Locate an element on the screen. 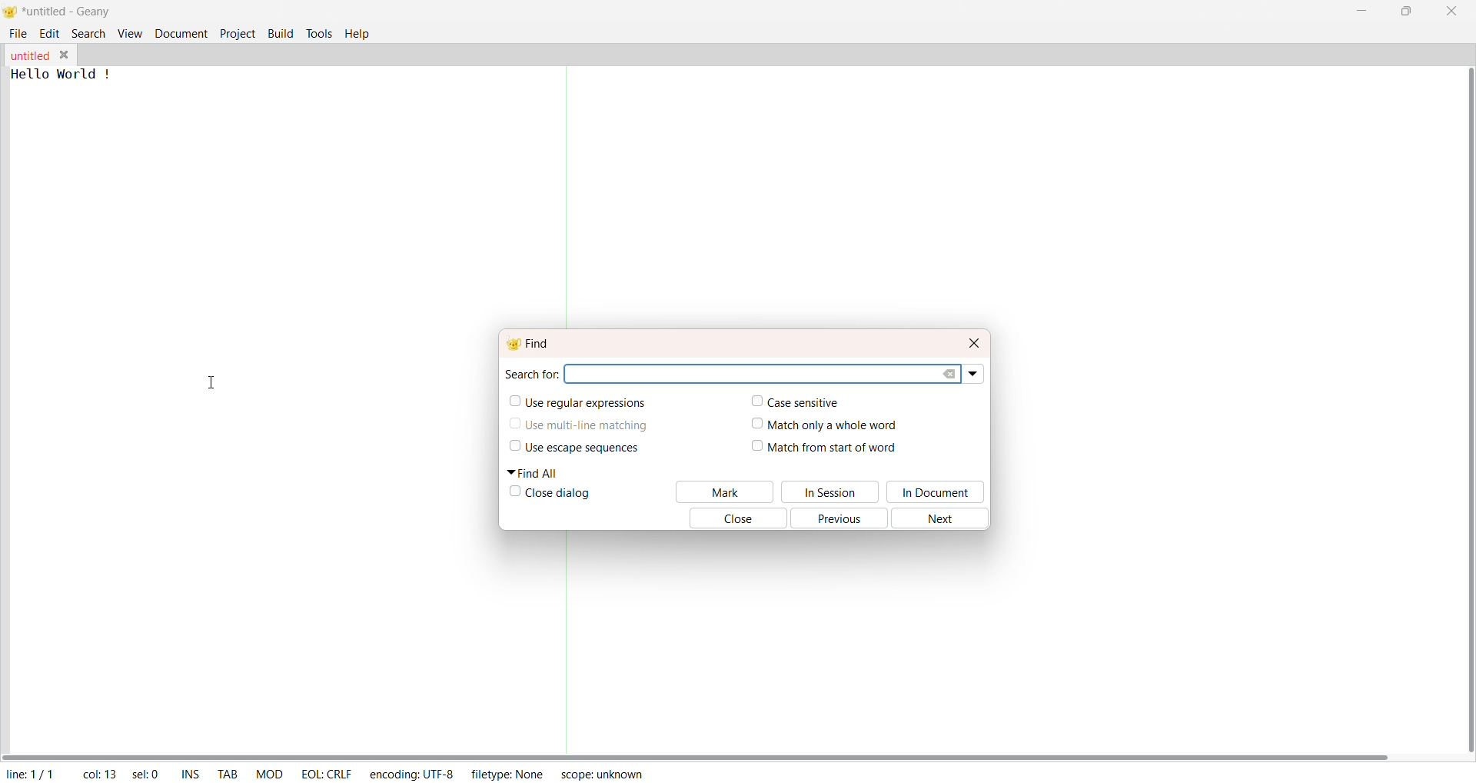 The height and width of the screenshot is (783, 1476). Close Dialog Box is located at coordinates (974, 342).